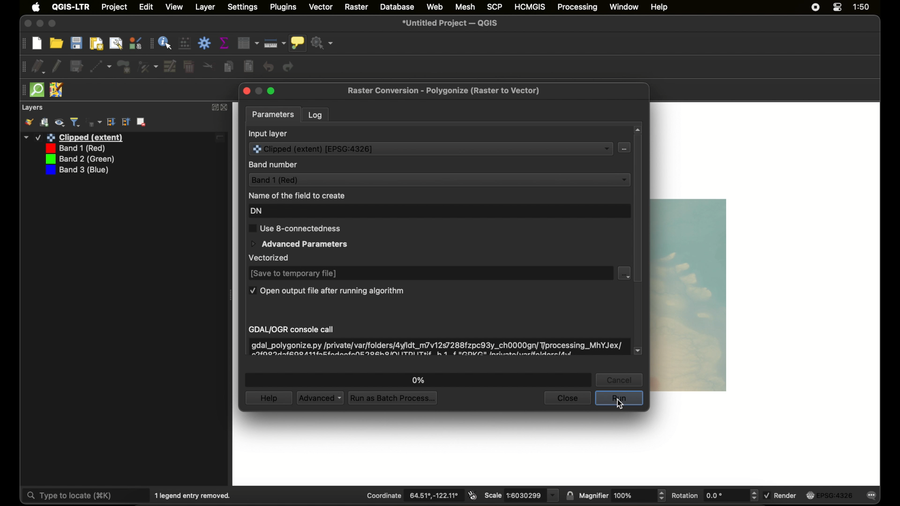 Image resolution: width=900 pixels, height=506 pixels. What do you see at coordinates (292, 330) in the screenshot?
I see `goal/ogr console call` at bounding box center [292, 330].